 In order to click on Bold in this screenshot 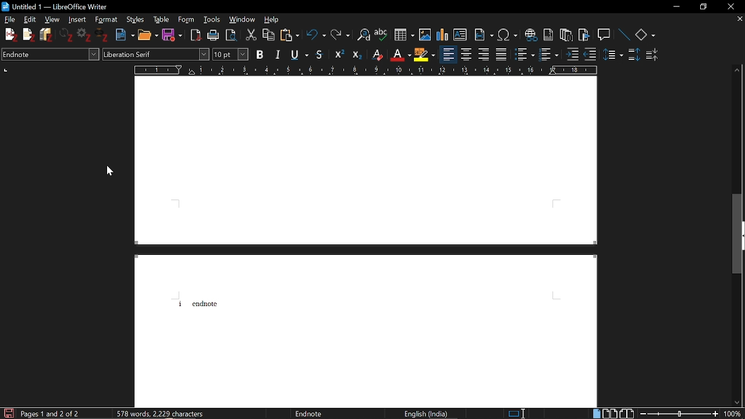, I will do `click(261, 54)`.